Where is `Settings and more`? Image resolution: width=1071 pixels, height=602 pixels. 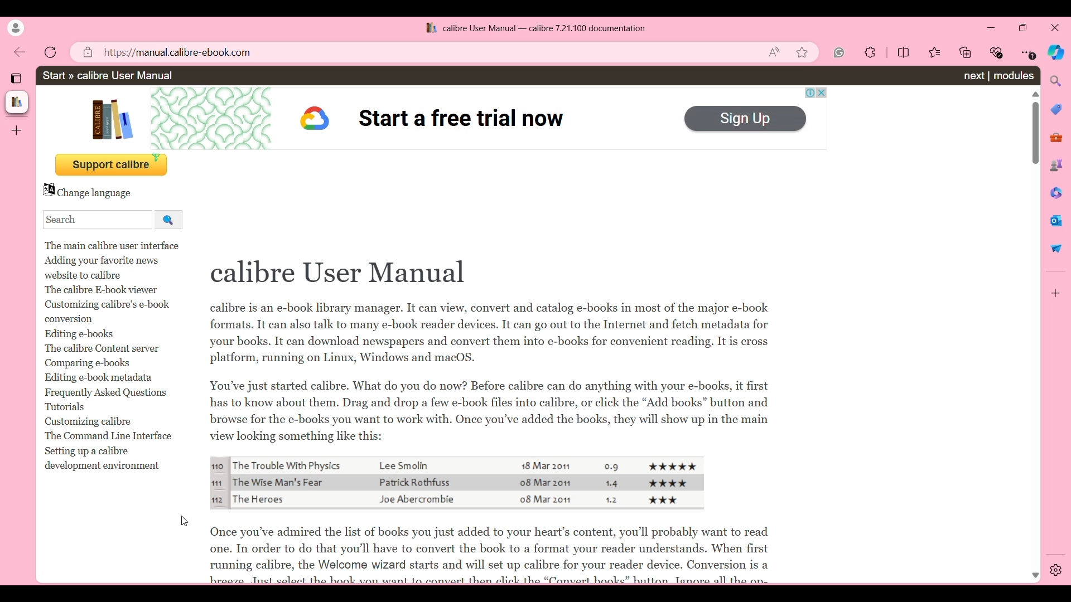 Settings and more is located at coordinates (1029, 54).